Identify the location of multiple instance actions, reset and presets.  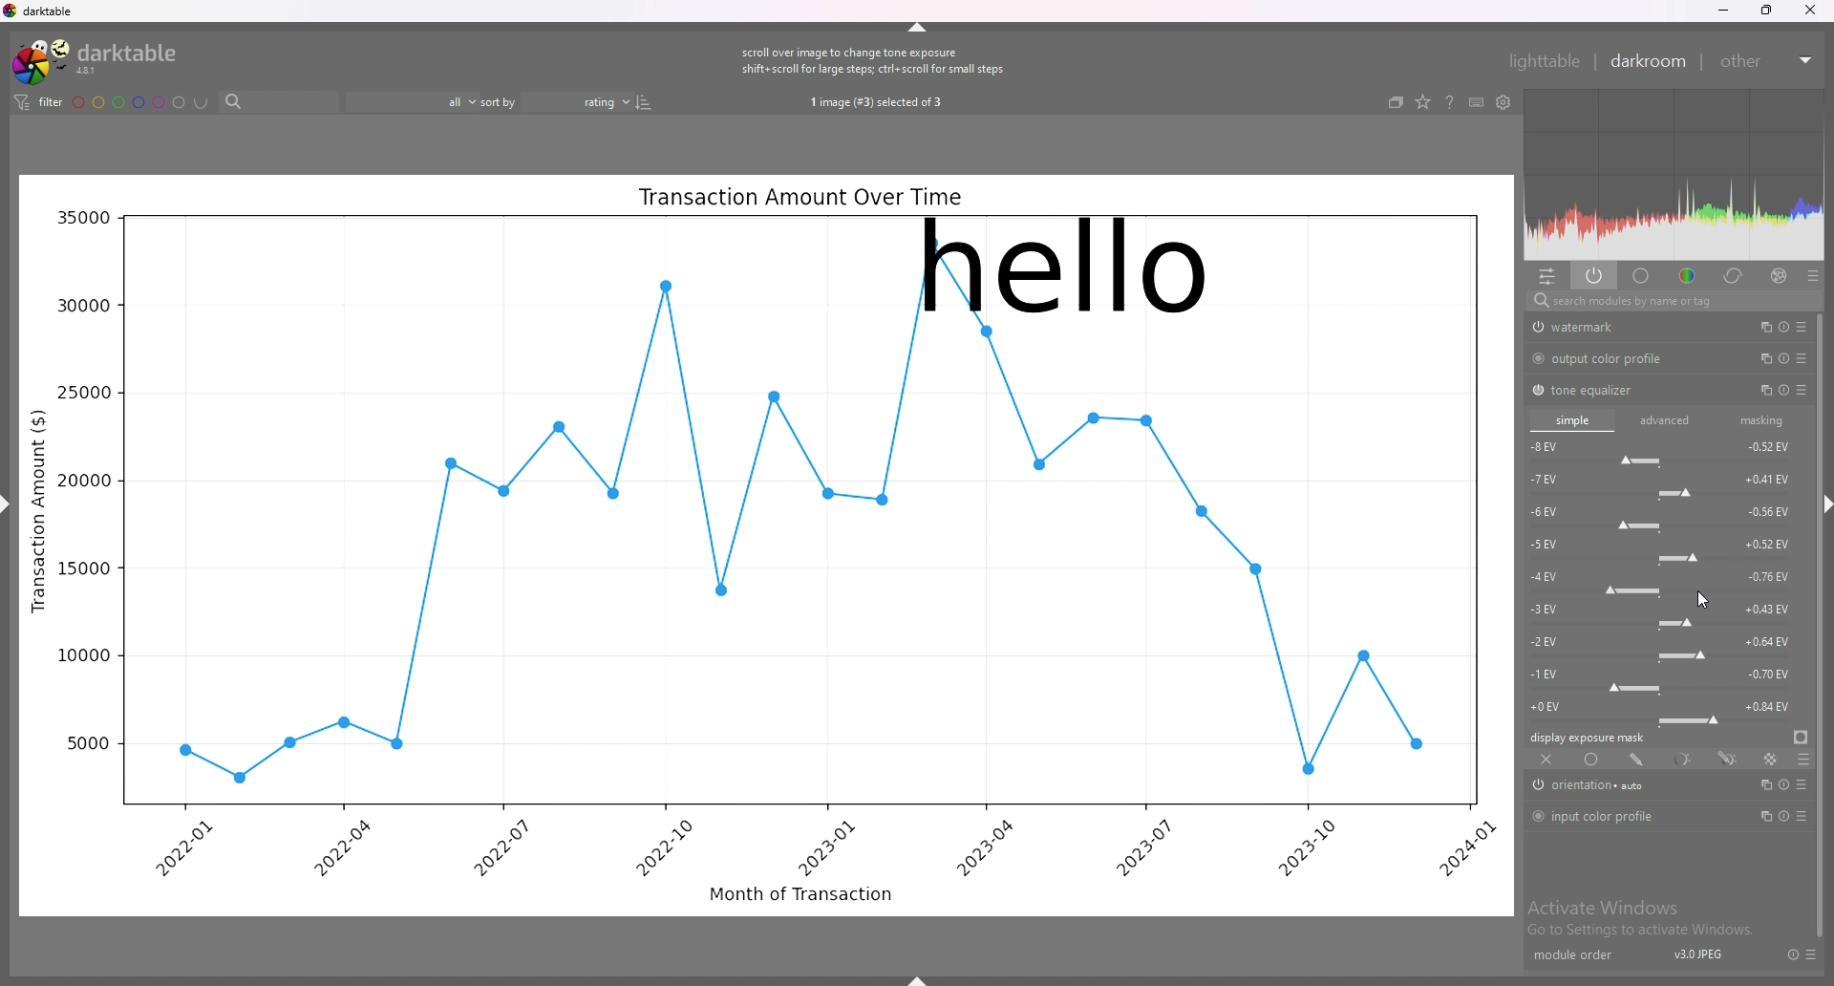
(1782, 326).